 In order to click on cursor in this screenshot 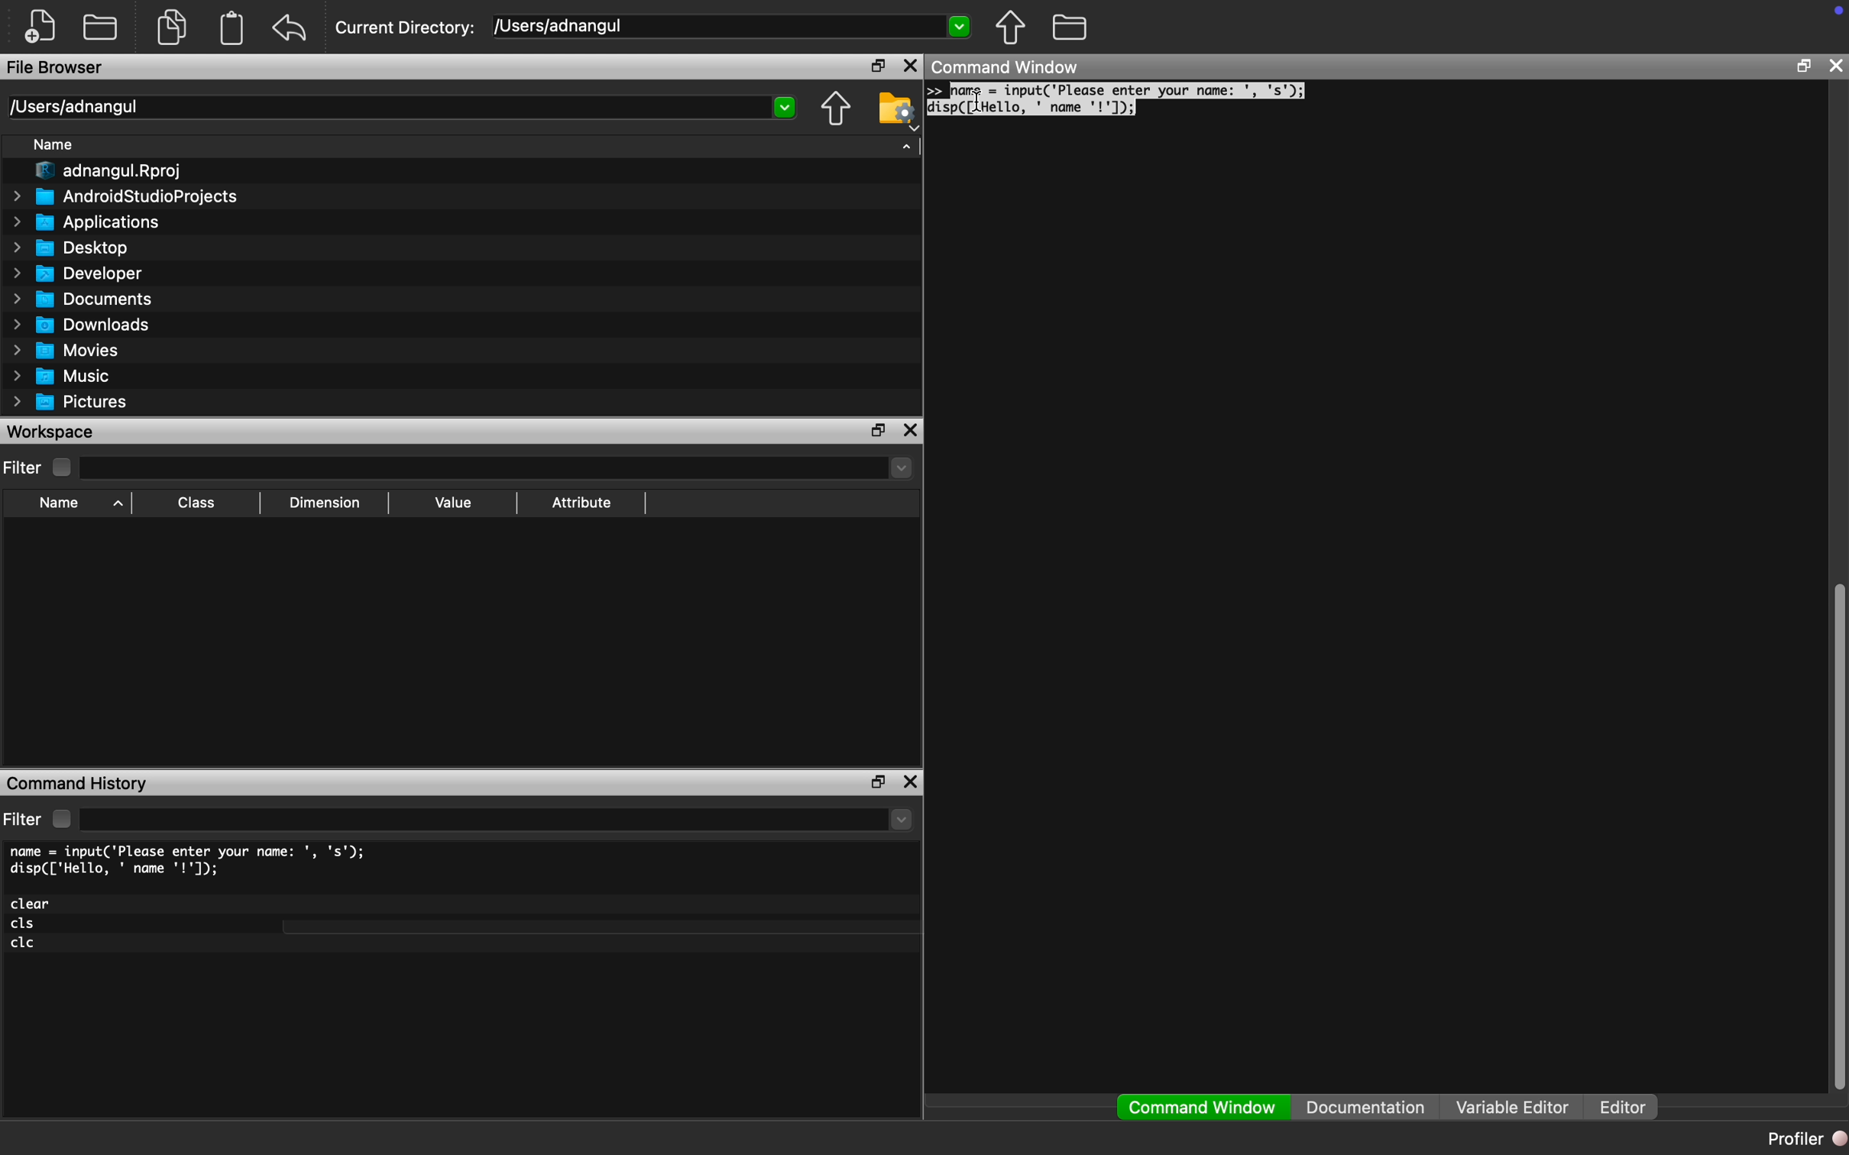, I will do `click(980, 102)`.